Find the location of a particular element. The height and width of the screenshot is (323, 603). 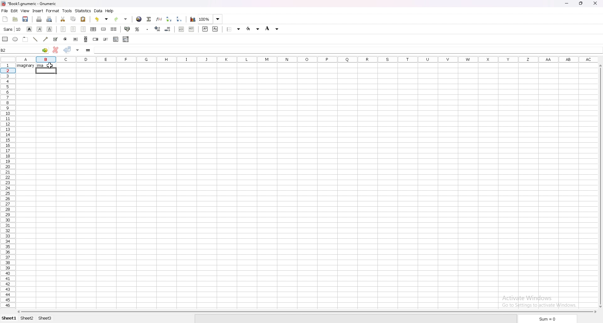

print is located at coordinates (39, 19).